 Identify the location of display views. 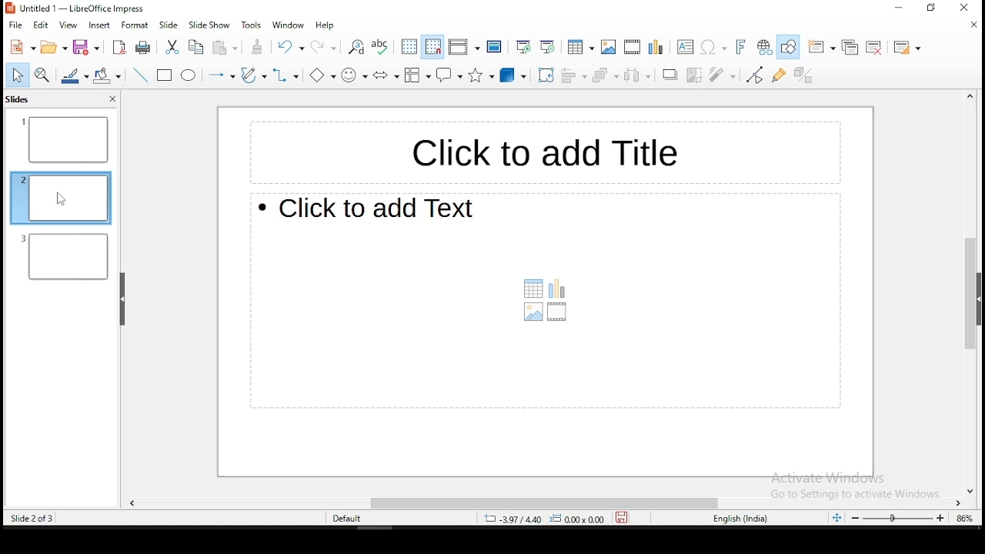
(463, 45).